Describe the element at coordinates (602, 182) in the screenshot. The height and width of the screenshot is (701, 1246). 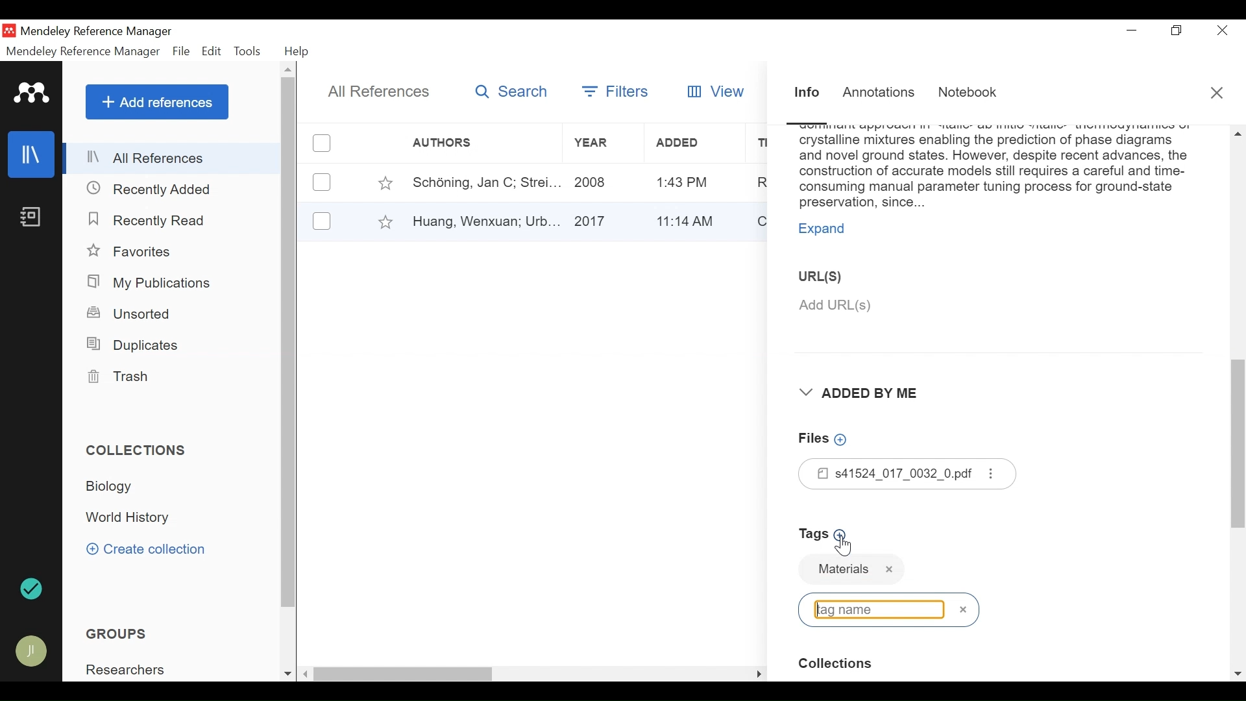
I see `Year` at that location.